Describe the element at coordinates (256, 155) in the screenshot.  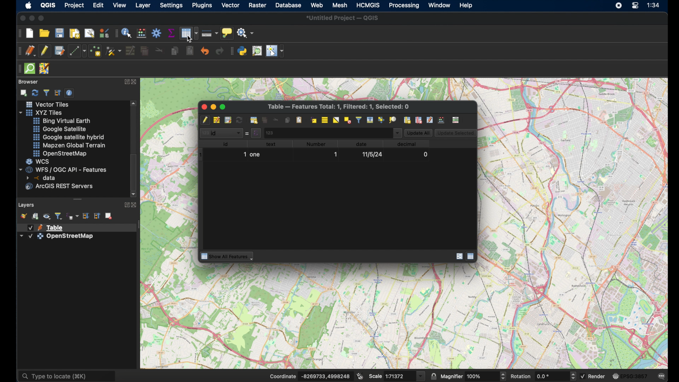
I see `one` at that location.